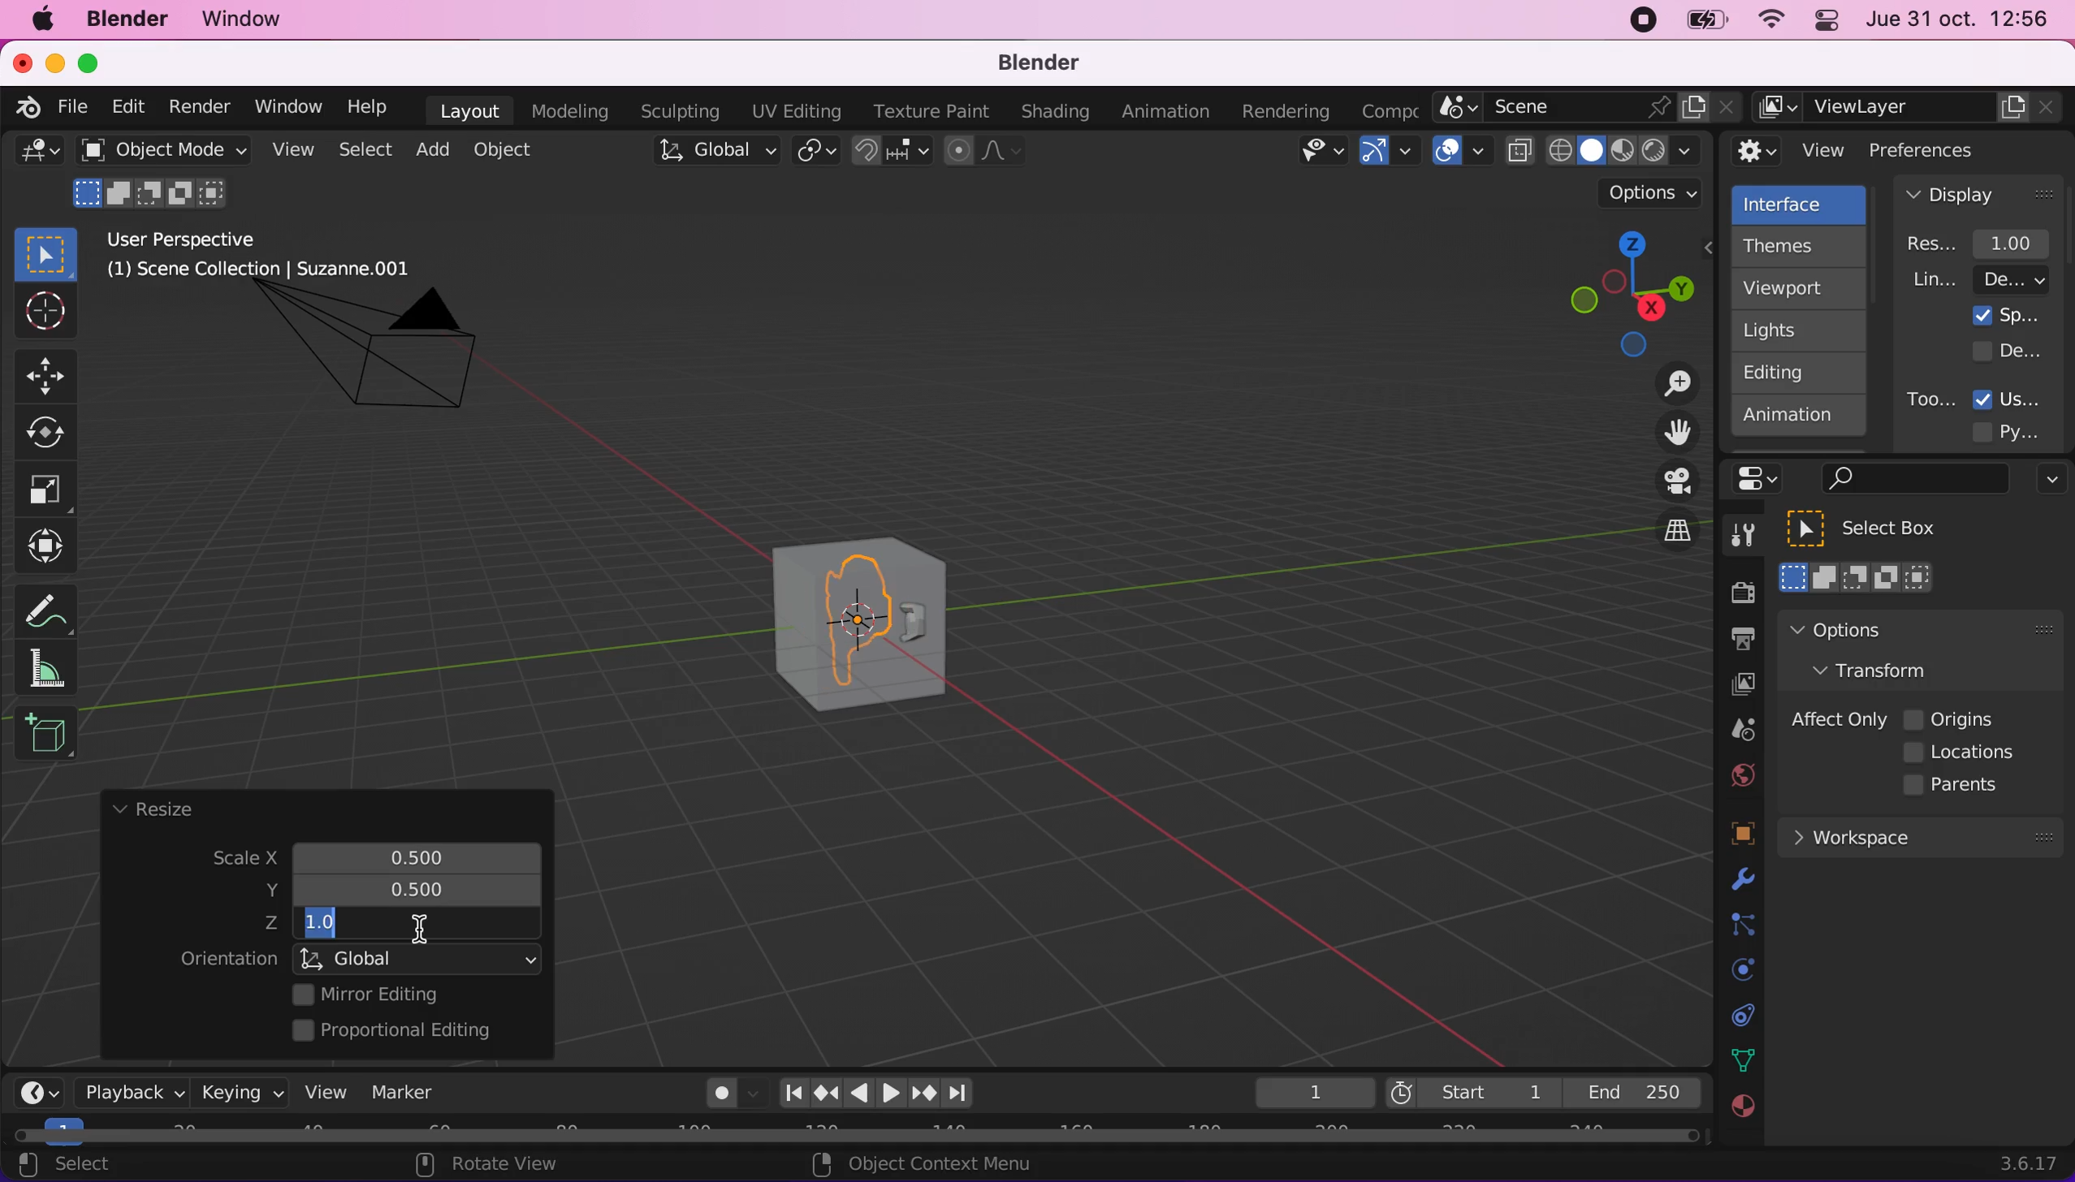 The width and height of the screenshot is (2075, 1182). Describe the element at coordinates (469, 110) in the screenshot. I see `layout` at that location.